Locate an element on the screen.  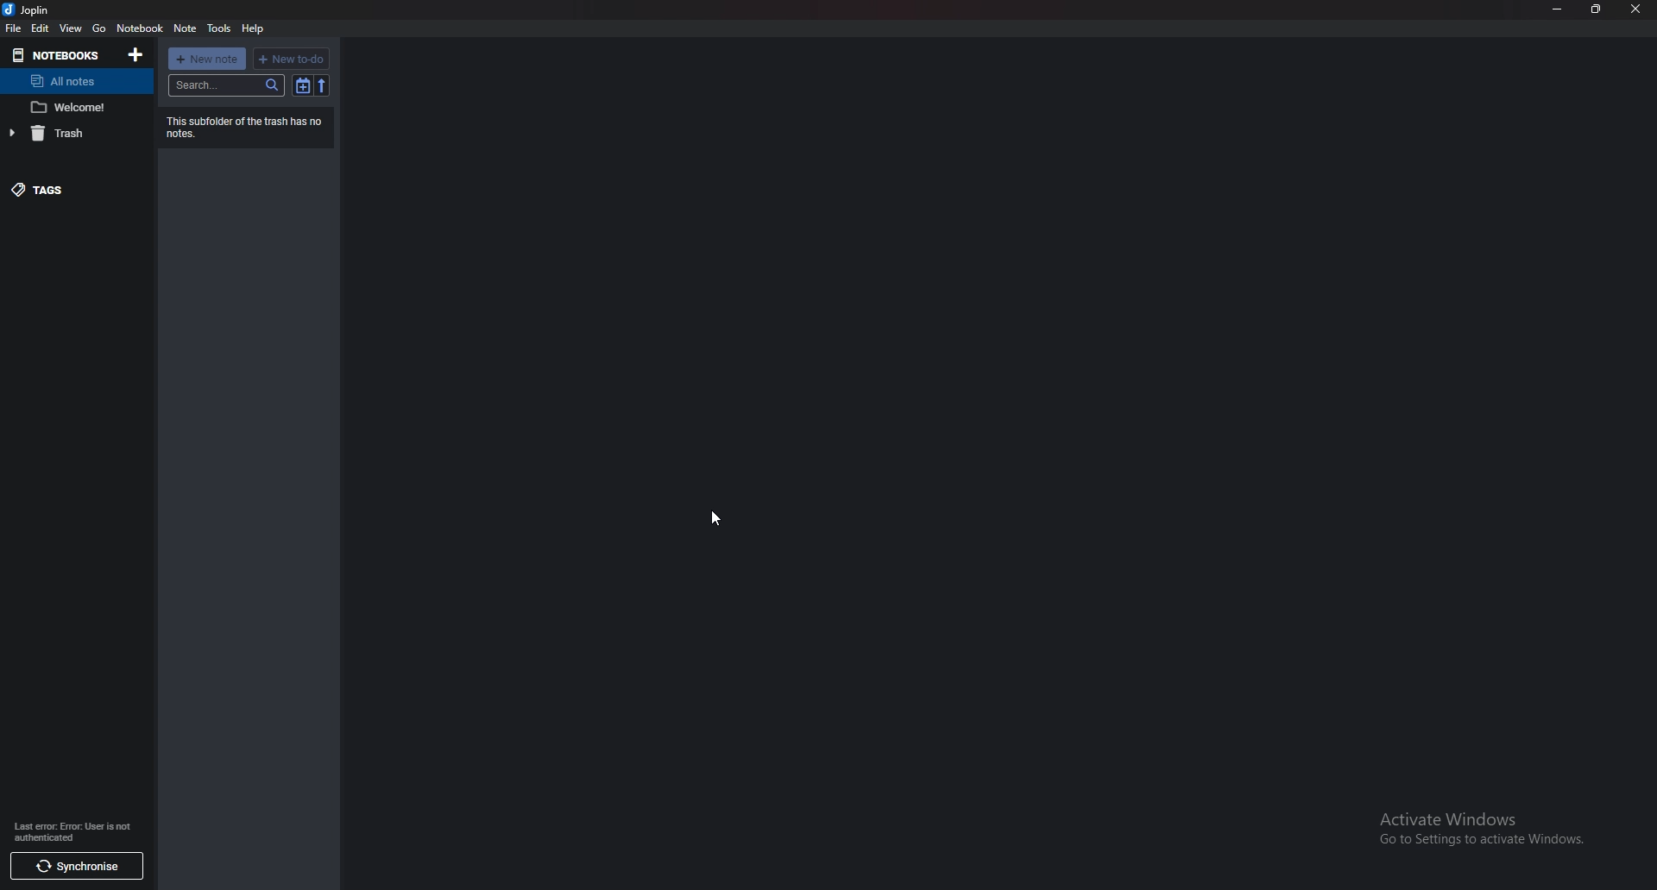
welcome is located at coordinates (74, 106).